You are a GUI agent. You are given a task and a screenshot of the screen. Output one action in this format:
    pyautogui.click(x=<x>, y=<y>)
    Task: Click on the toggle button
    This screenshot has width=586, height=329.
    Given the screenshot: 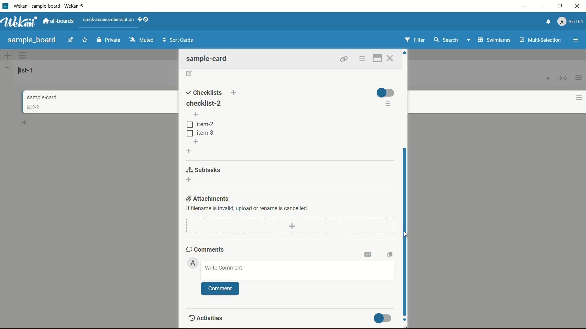 What is the action you would take?
    pyautogui.click(x=383, y=318)
    